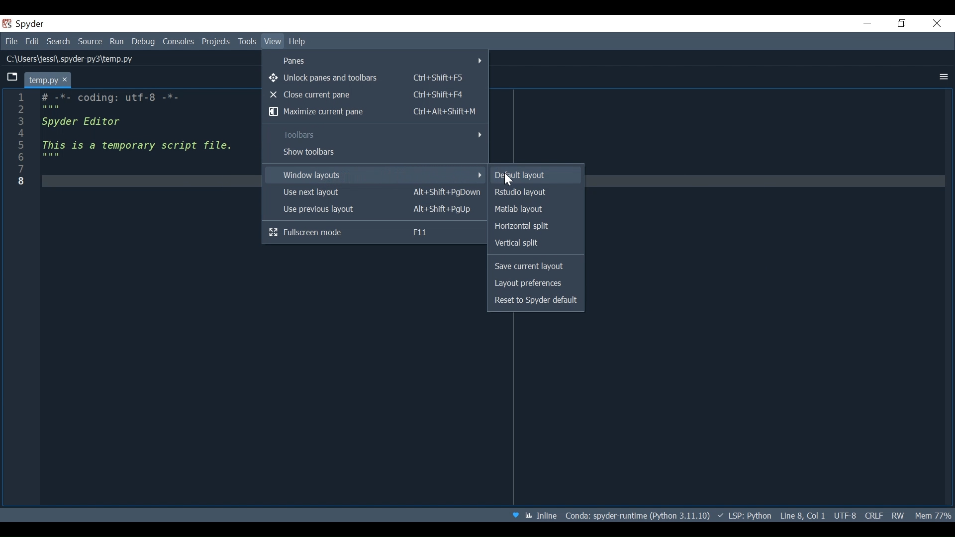  Describe the element at coordinates (536, 283) in the screenshot. I see `Layout preferences` at that location.